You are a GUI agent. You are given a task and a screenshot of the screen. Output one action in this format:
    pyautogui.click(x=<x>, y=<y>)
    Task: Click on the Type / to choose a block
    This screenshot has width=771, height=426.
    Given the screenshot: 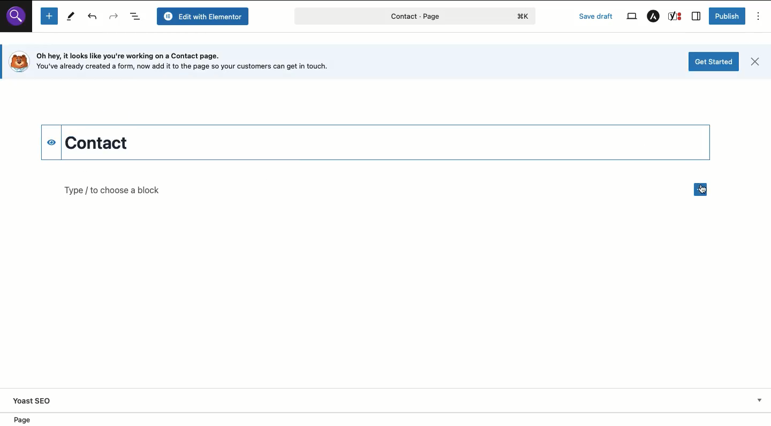 What is the action you would take?
    pyautogui.click(x=112, y=191)
    